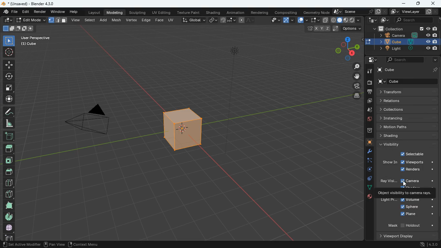 The image size is (441, 248). Describe the element at coordinates (57, 12) in the screenshot. I see `window` at that location.